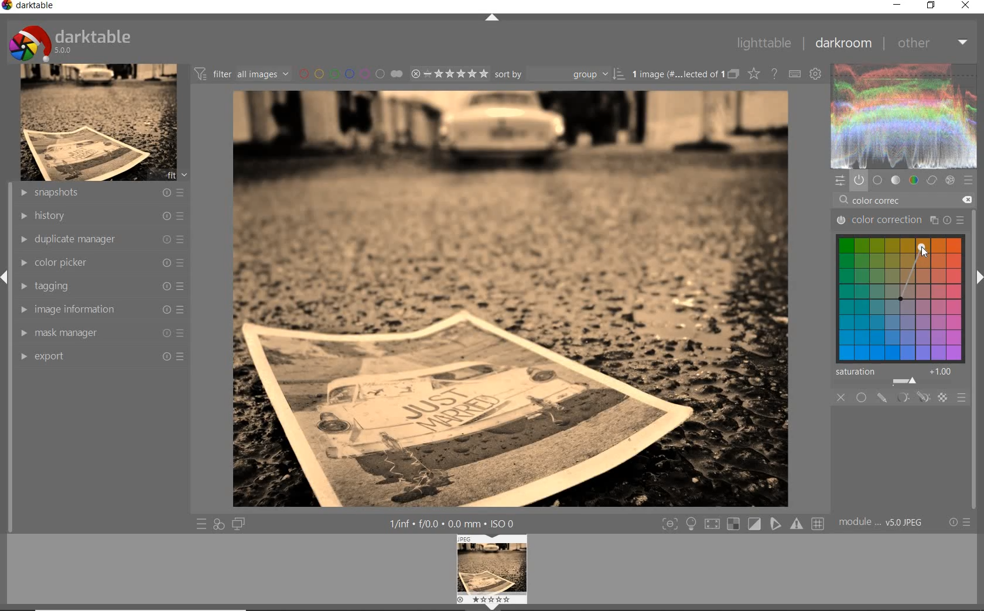 The height and width of the screenshot is (611, 984). What do you see at coordinates (98, 123) in the screenshot?
I see `image` at bounding box center [98, 123].